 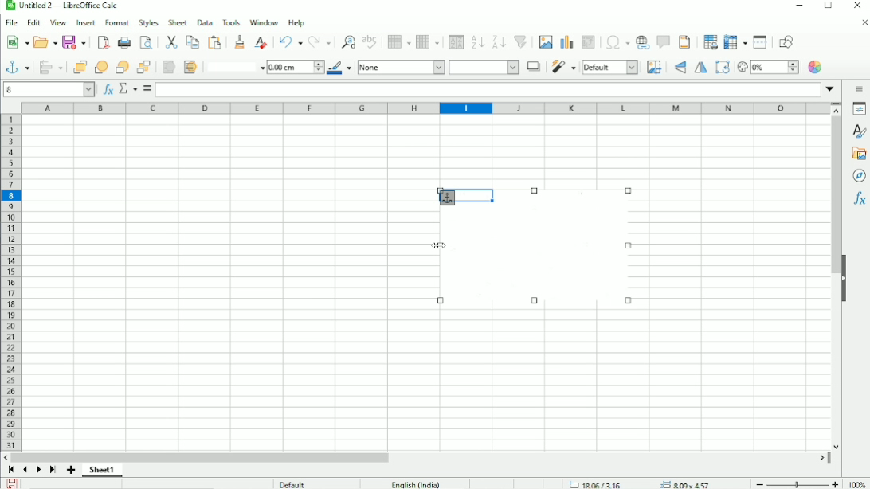 I want to click on Autofilter, so click(x=521, y=42).